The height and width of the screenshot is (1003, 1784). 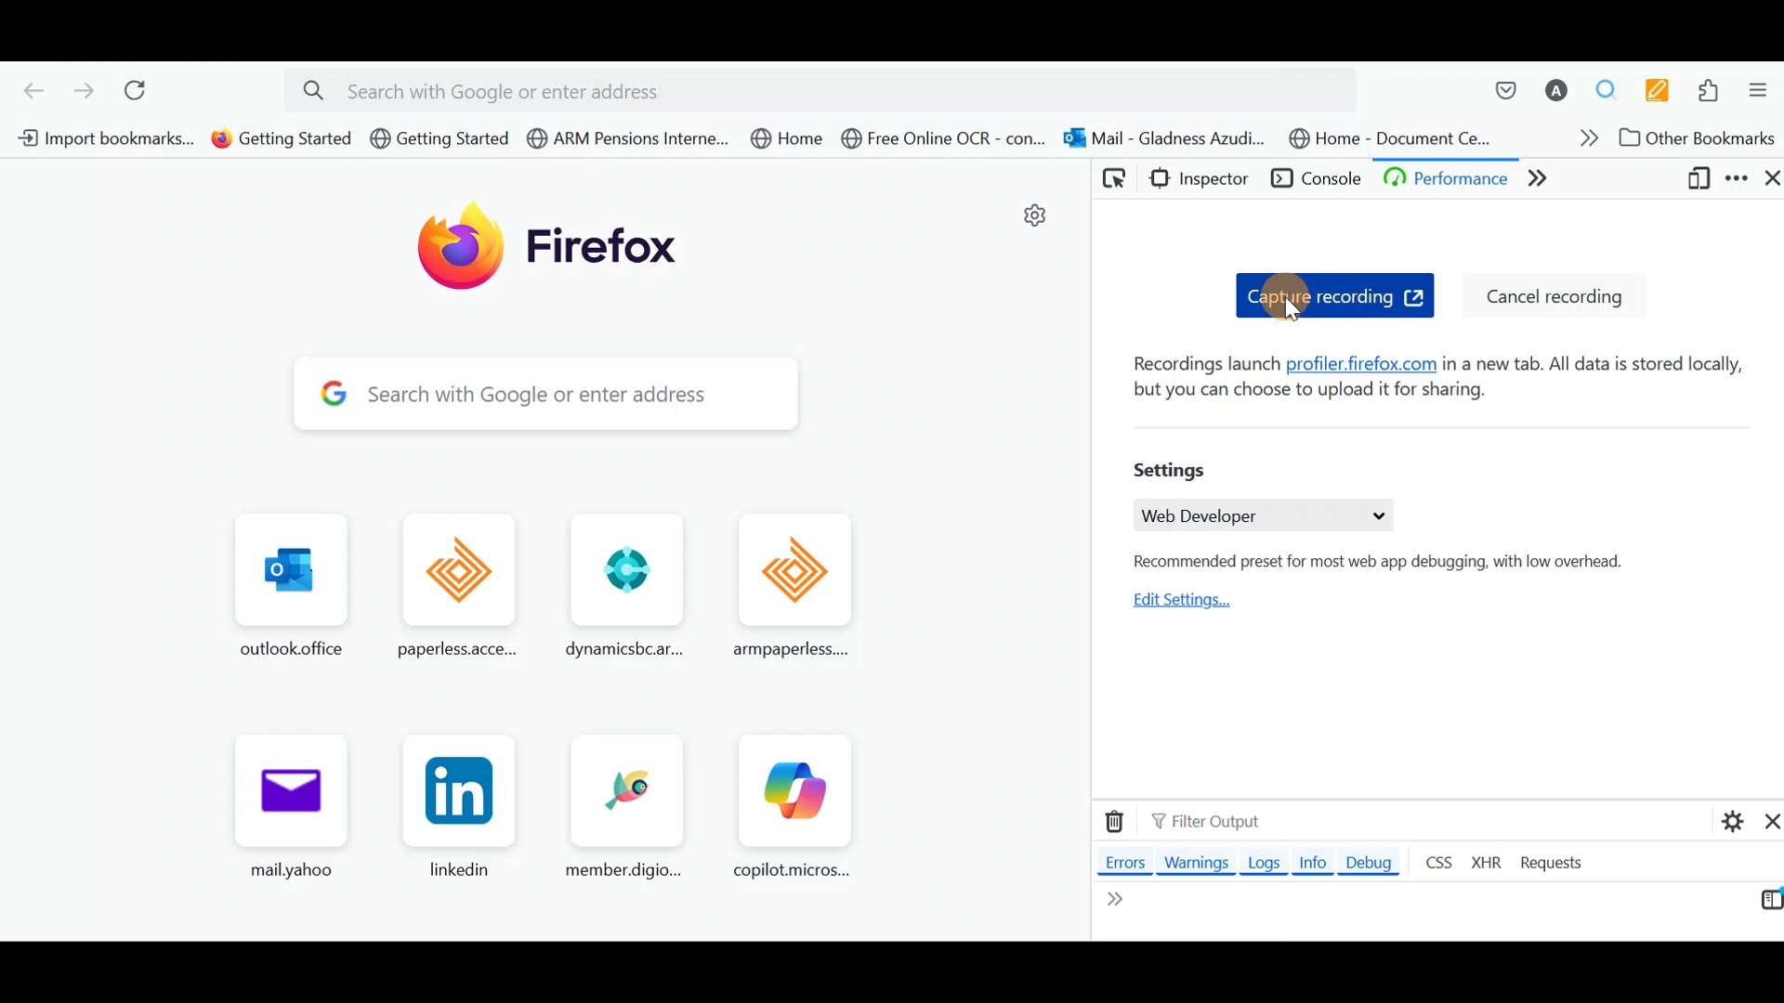 What do you see at coordinates (1613, 89) in the screenshot?
I see `Multiple search & highlight` at bounding box center [1613, 89].